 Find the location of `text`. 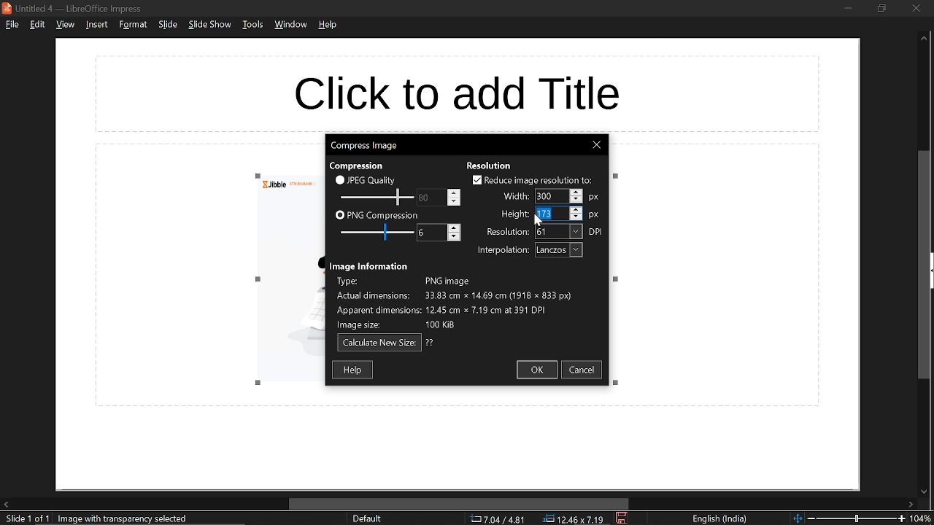

text is located at coordinates (431, 343).